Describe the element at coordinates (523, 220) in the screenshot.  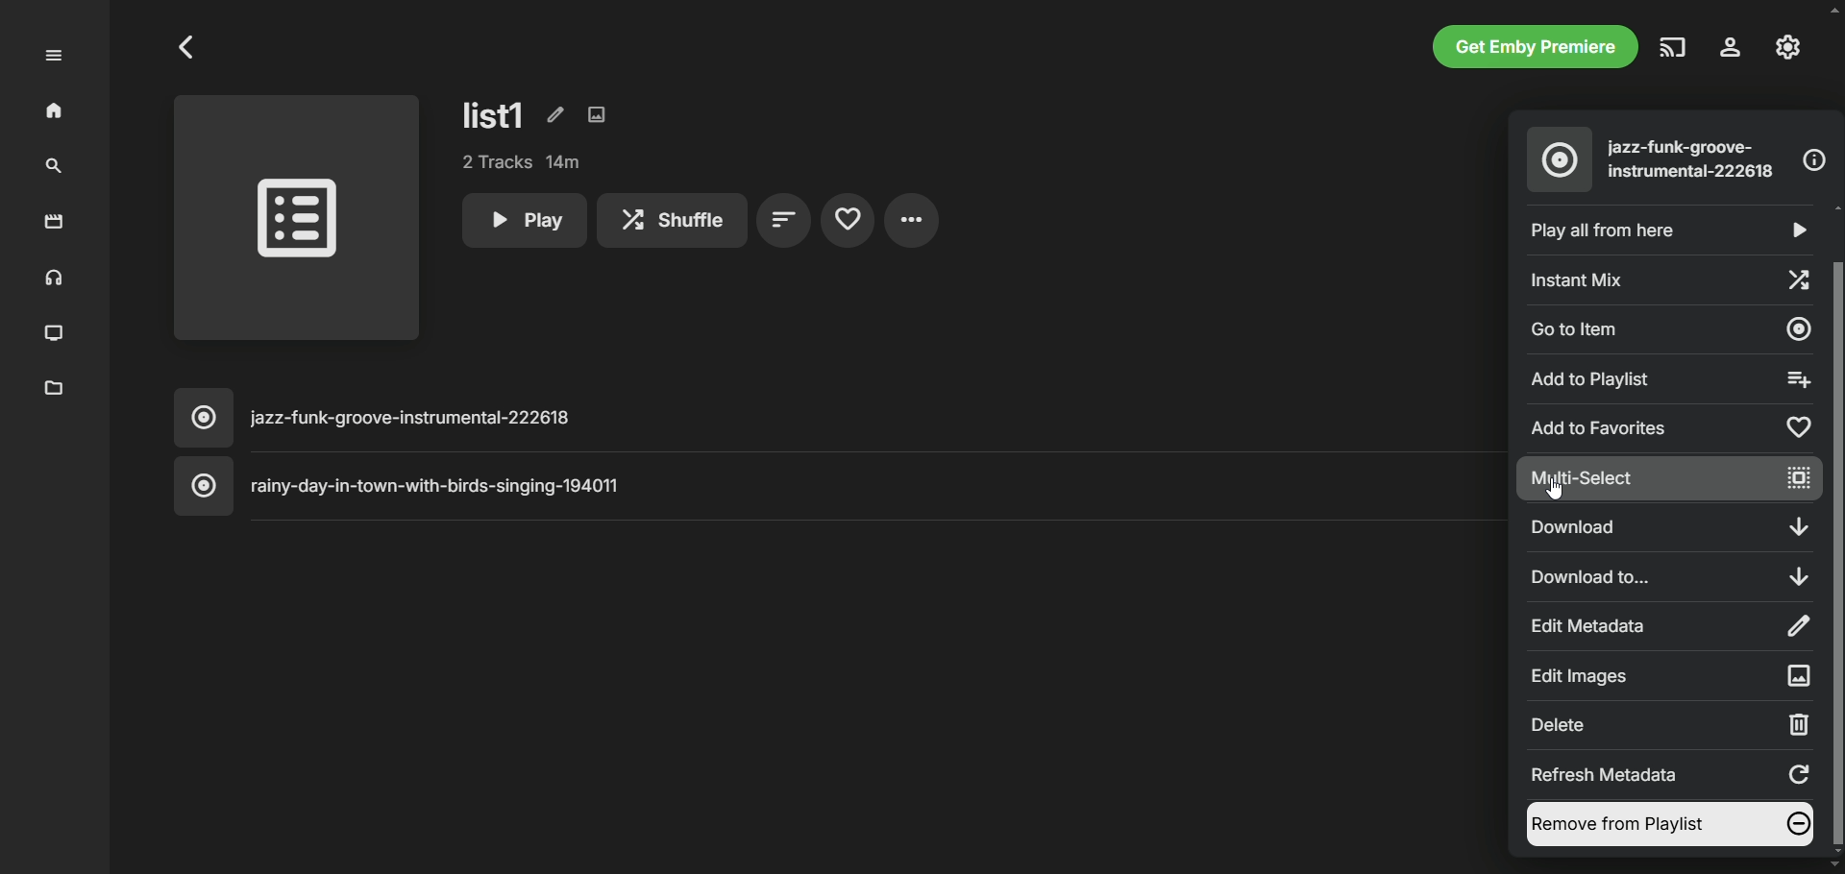
I see `play` at that location.